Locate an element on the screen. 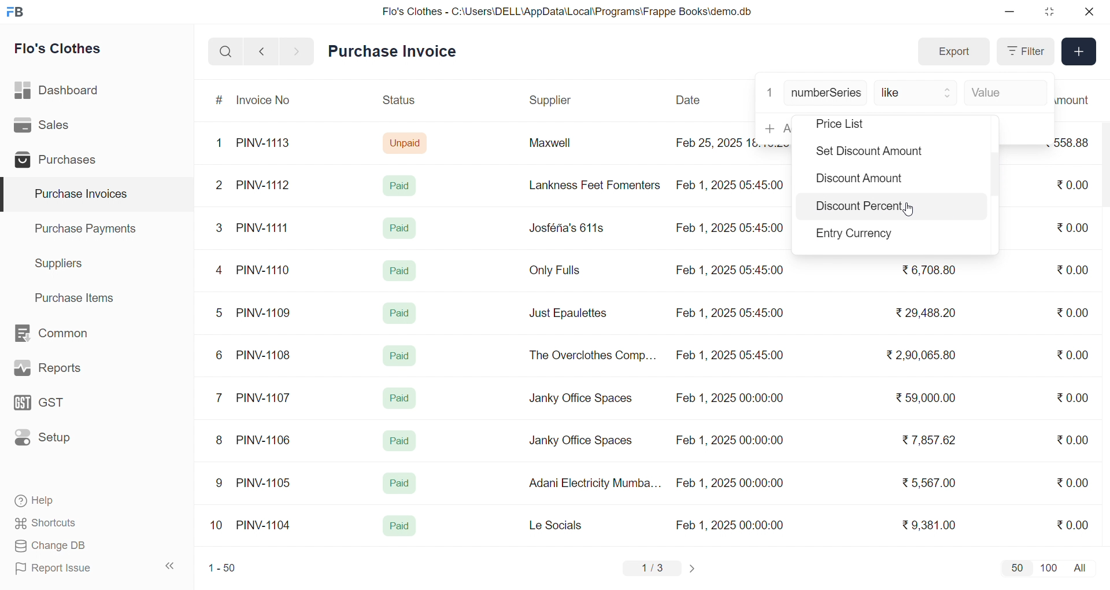 This screenshot has width=1110, height=590. Invoice No is located at coordinates (268, 101).